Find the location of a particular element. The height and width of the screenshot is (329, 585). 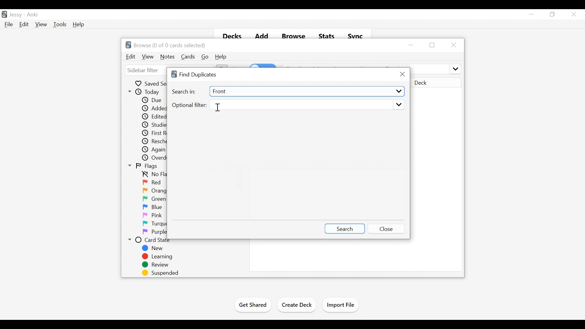

Studied is located at coordinates (153, 125).